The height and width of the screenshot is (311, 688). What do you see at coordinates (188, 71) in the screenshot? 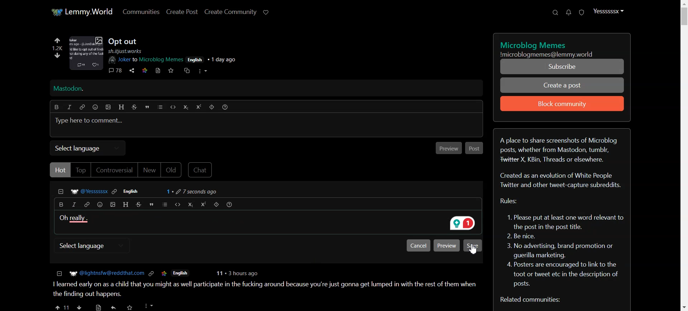
I see `cross share` at bounding box center [188, 71].